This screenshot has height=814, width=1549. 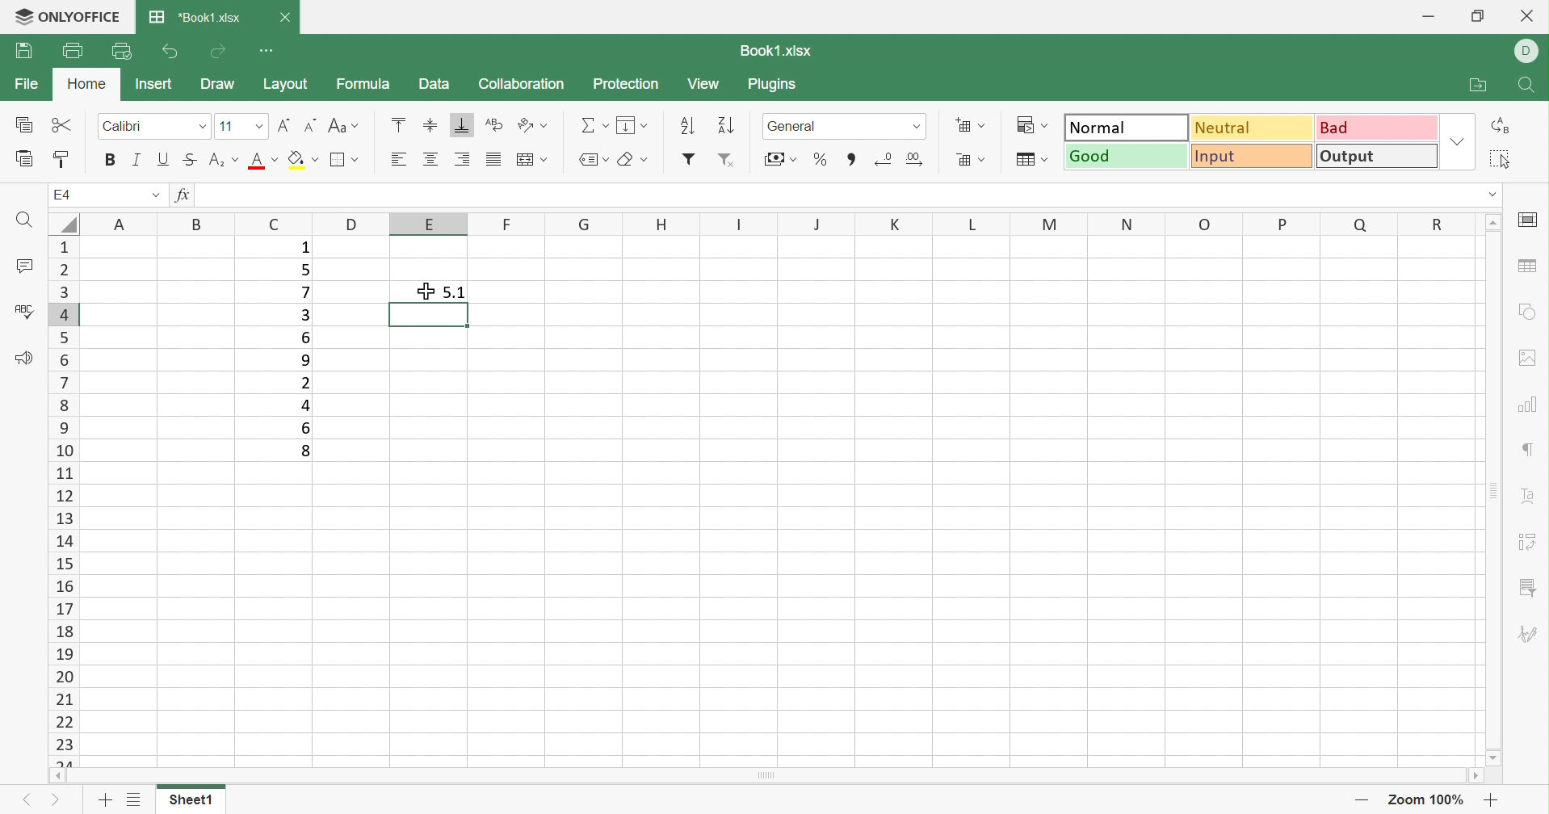 What do you see at coordinates (22, 126) in the screenshot?
I see `Copy` at bounding box center [22, 126].